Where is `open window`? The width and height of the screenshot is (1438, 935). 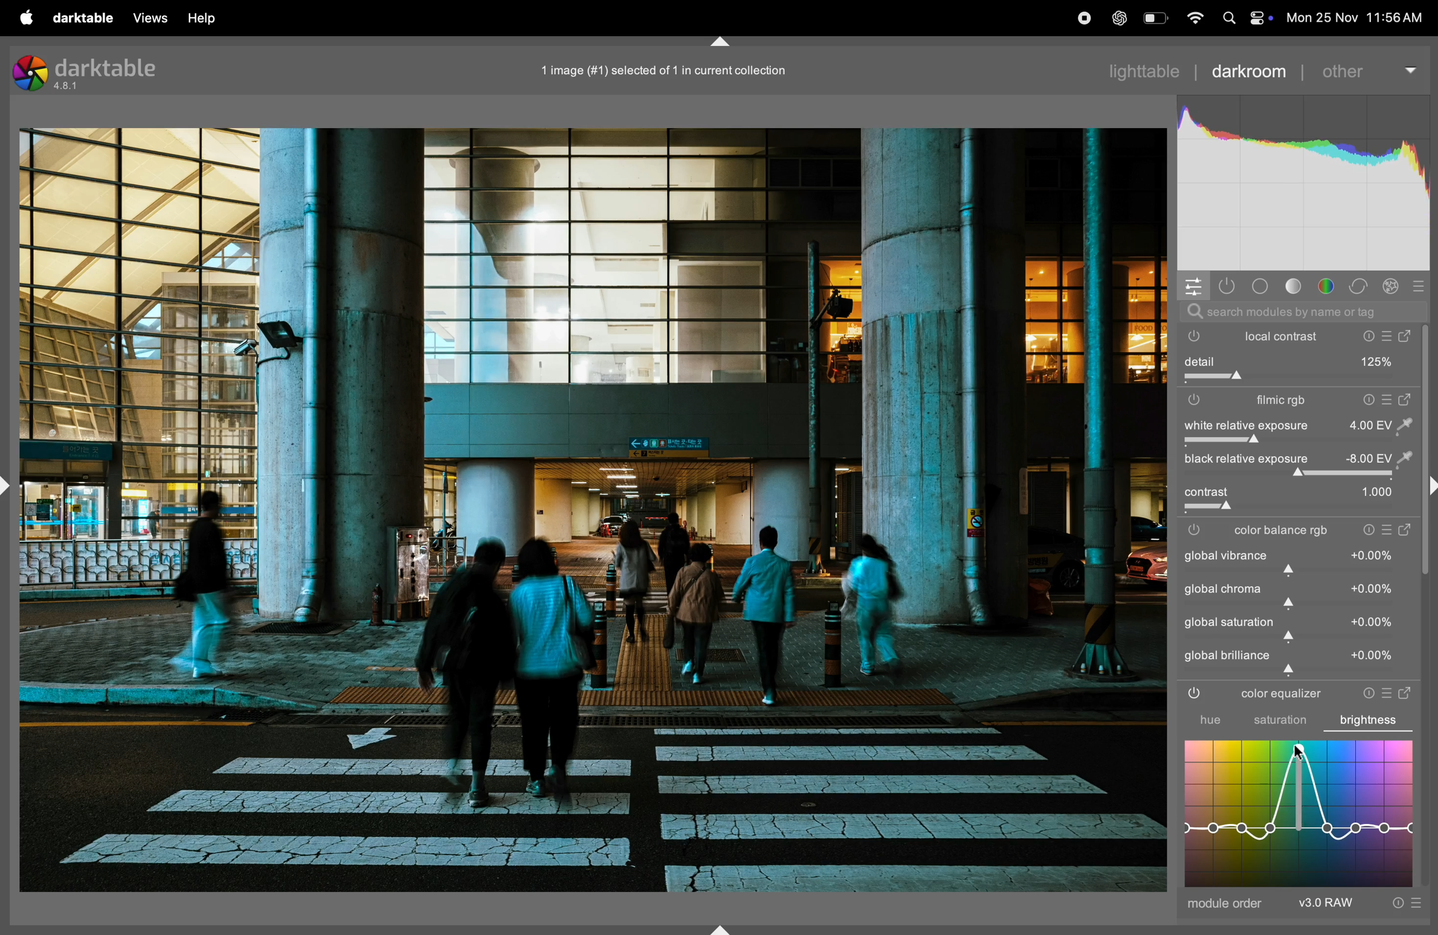 open window is located at coordinates (1407, 531).